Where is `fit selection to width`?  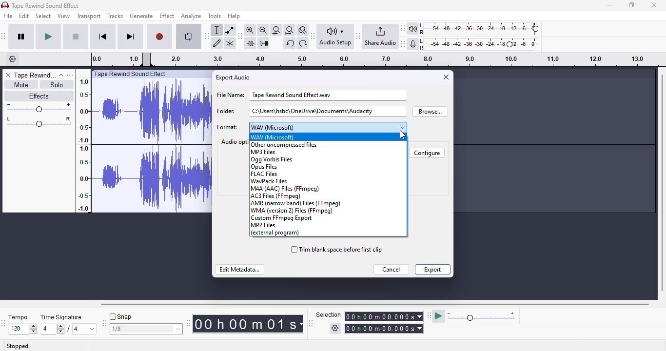
fit selection to width is located at coordinates (276, 30).